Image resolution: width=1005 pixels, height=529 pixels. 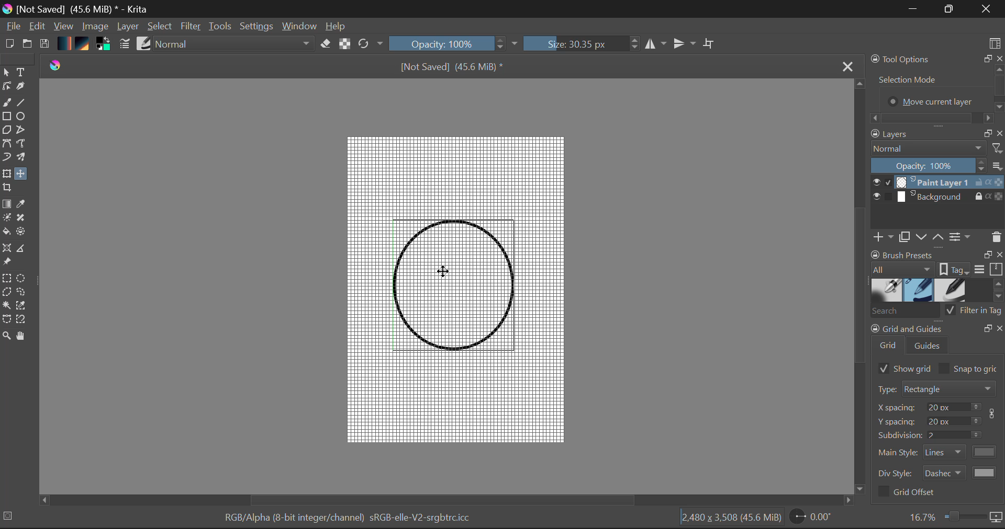 What do you see at coordinates (106, 45) in the screenshot?
I see `Colors in use` at bounding box center [106, 45].